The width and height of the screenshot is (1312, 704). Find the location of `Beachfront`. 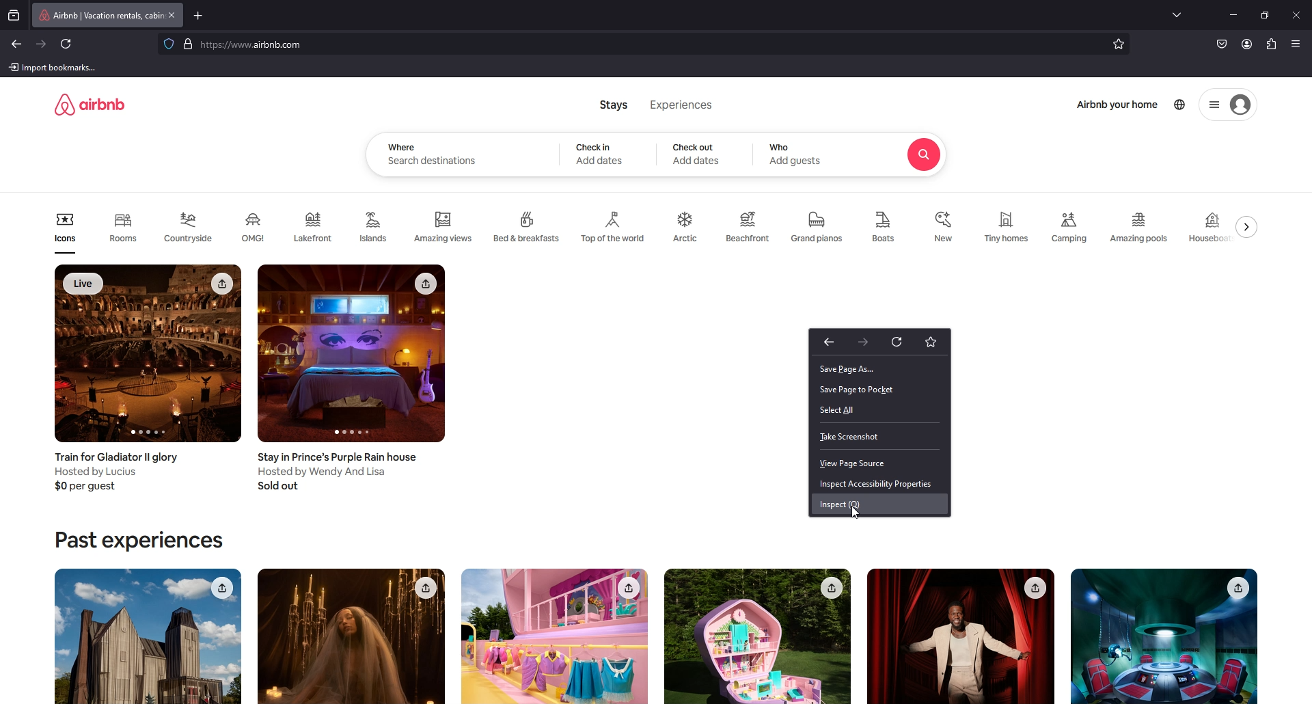

Beachfront is located at coordinates (748, 228).